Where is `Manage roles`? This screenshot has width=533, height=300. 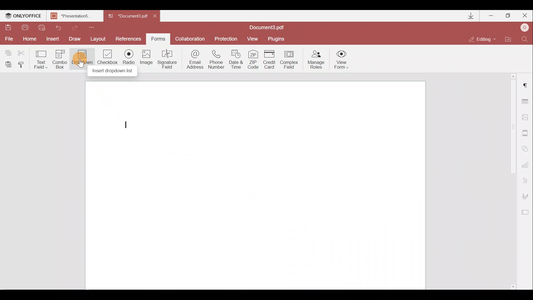 Manage roles is located at coordinates (316, 60).